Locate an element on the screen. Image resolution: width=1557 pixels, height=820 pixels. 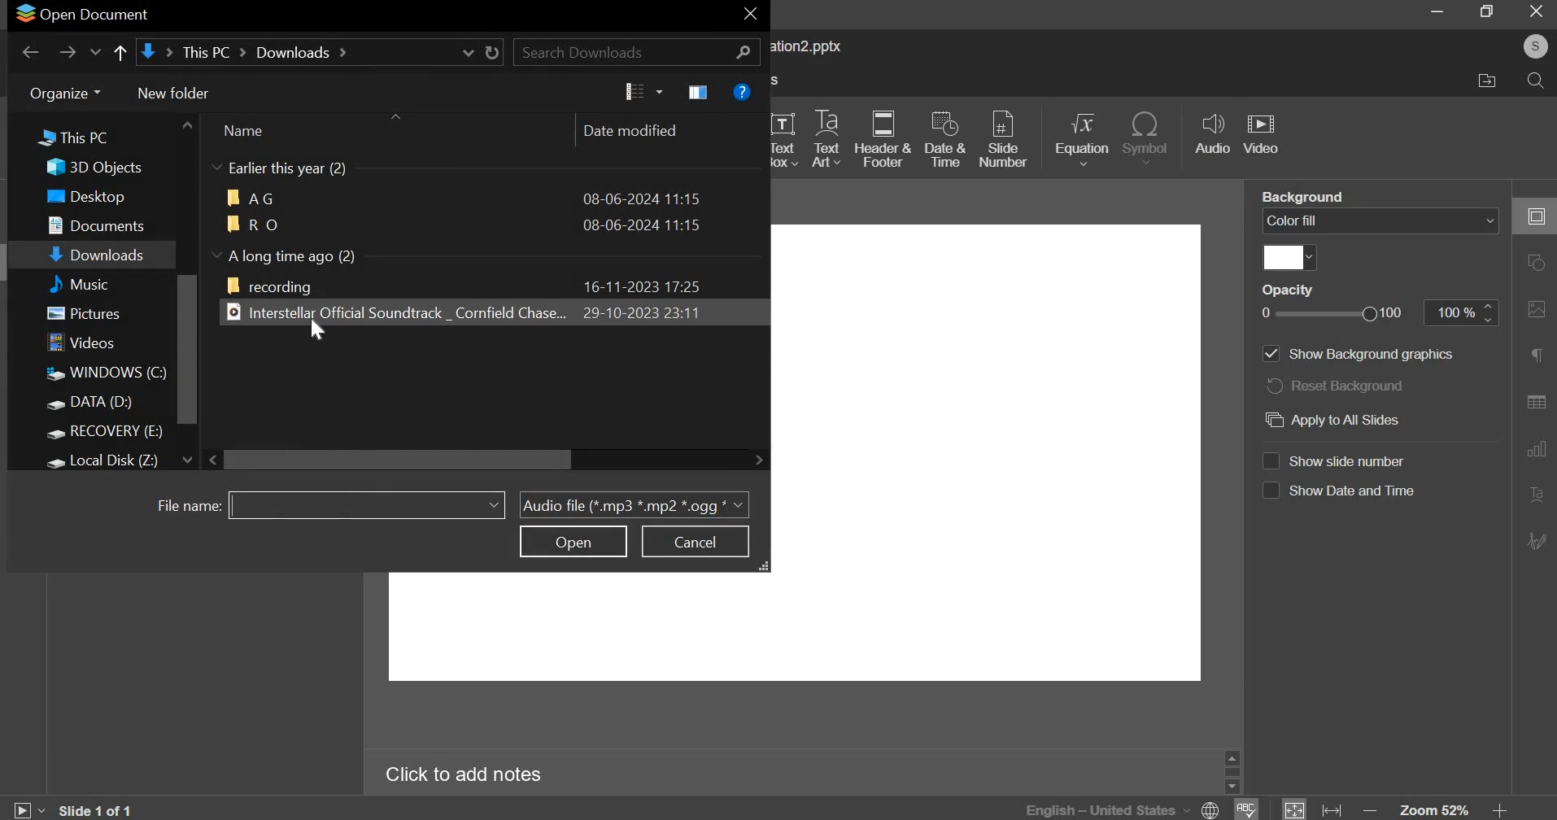
insert symbol is located at coordinates (1148, 137).